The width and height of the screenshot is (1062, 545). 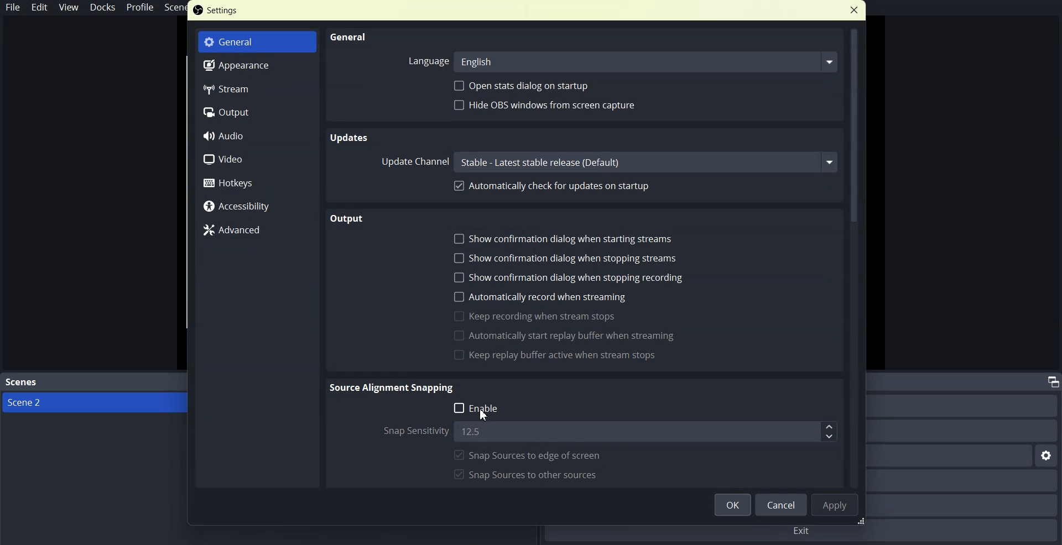 I want to click on Output, so click(x=257, y=111).